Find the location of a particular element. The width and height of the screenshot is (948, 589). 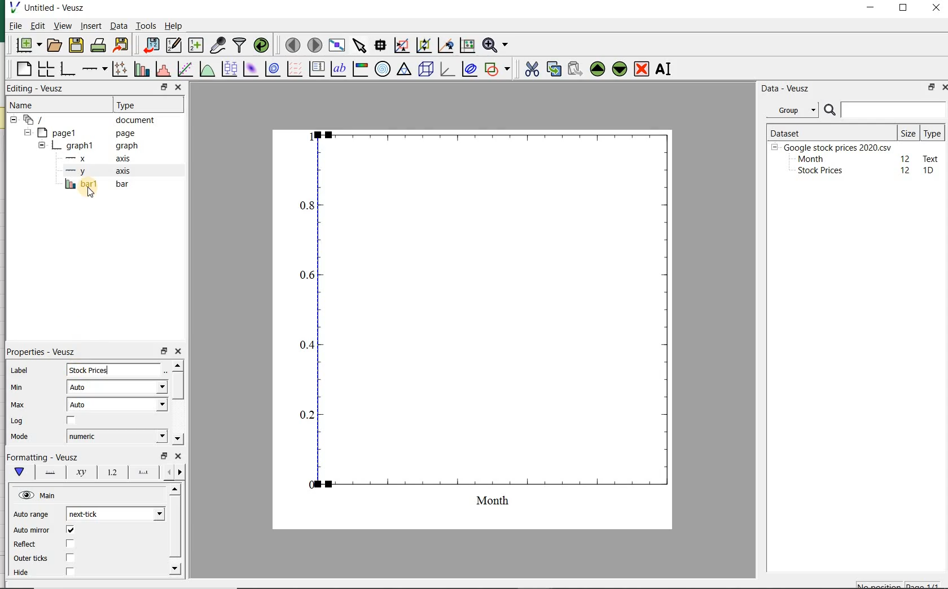

plot a function is located at coordinates (206, 70).